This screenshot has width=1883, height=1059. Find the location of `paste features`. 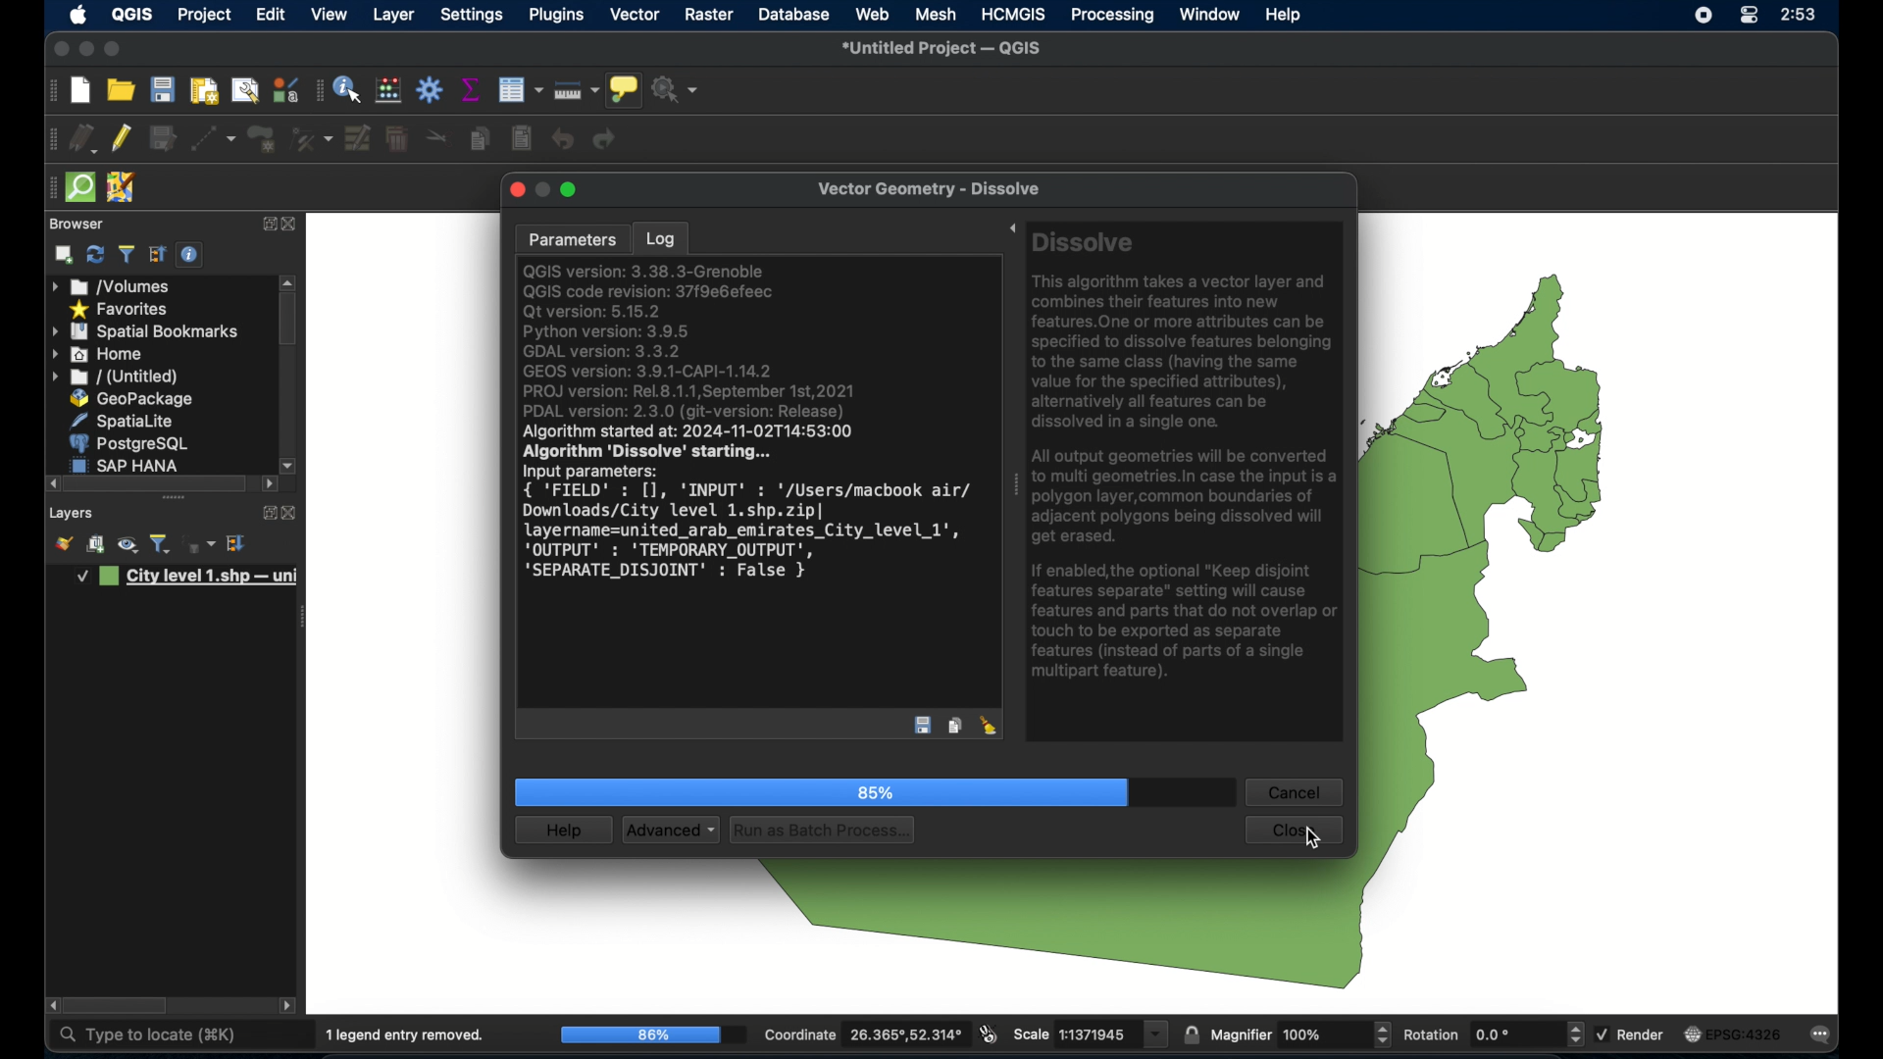

paste features is located at coordinates (521, 139).